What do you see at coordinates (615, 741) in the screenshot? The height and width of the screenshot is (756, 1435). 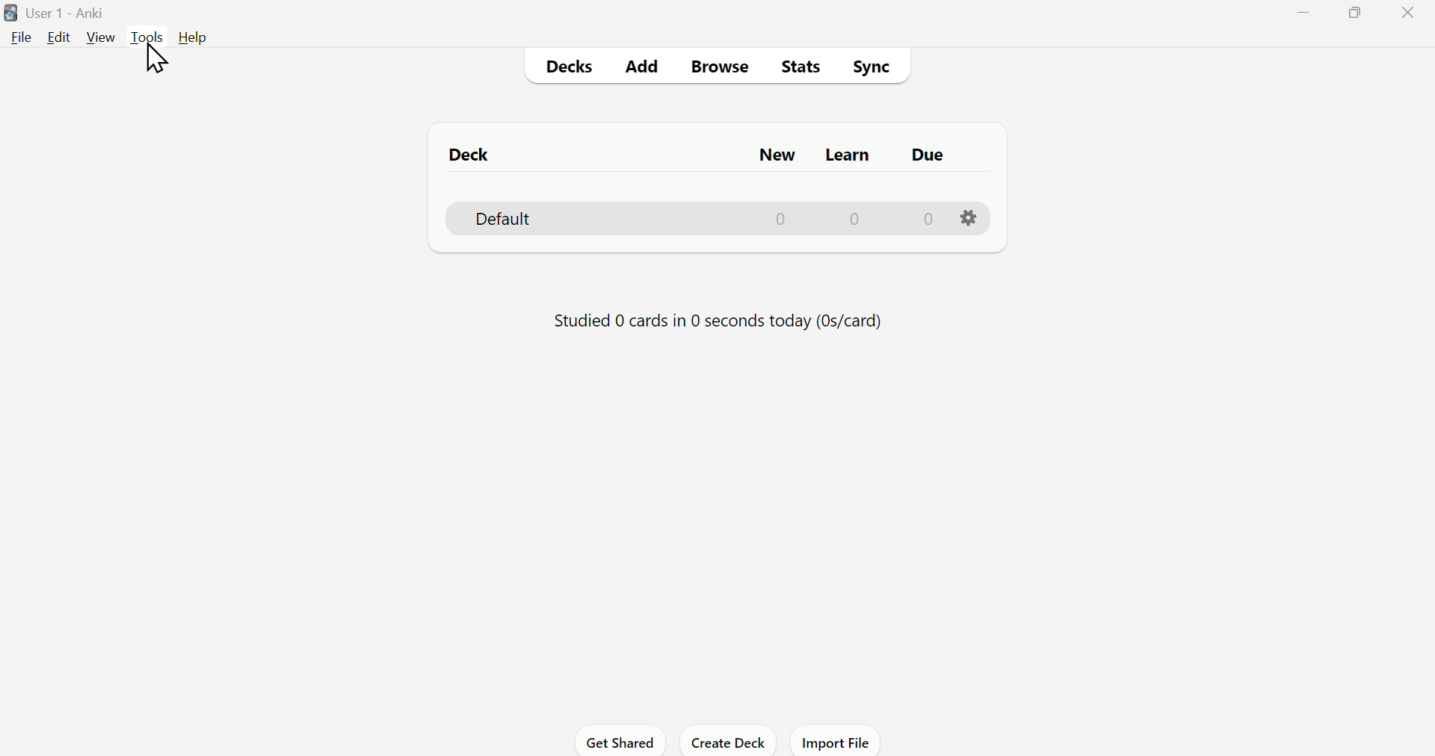 I see `Get Shared` at bounding box center [615, 741].